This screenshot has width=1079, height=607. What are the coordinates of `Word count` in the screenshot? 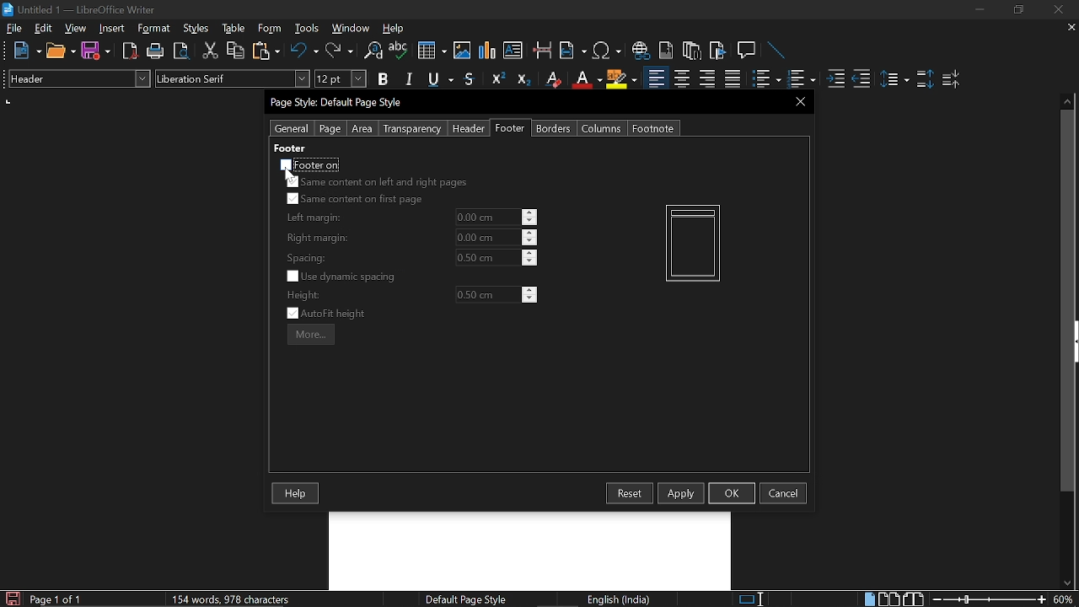 It's located at (249, 599).